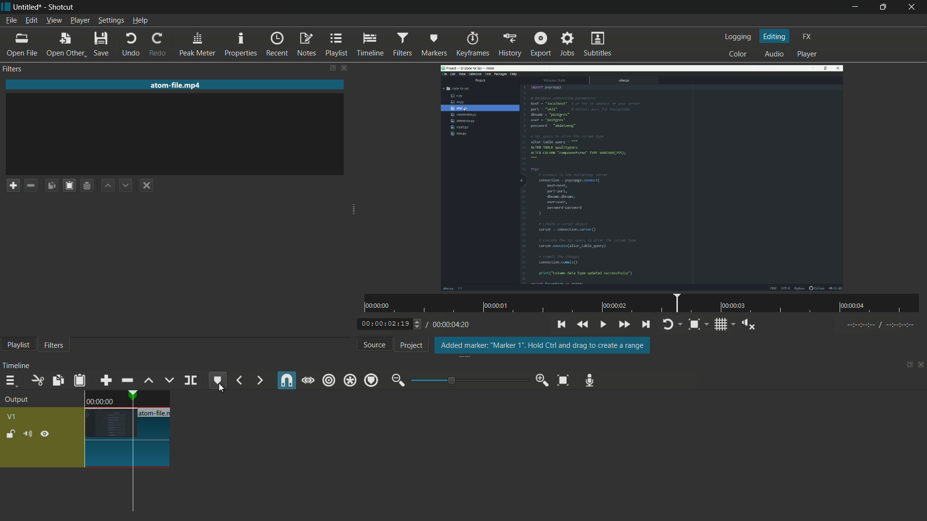 The image size is (927, 521). What do you see at coordinates (807, 37) in the screenshot?
I see `fx` at bounding box center [807, 37].